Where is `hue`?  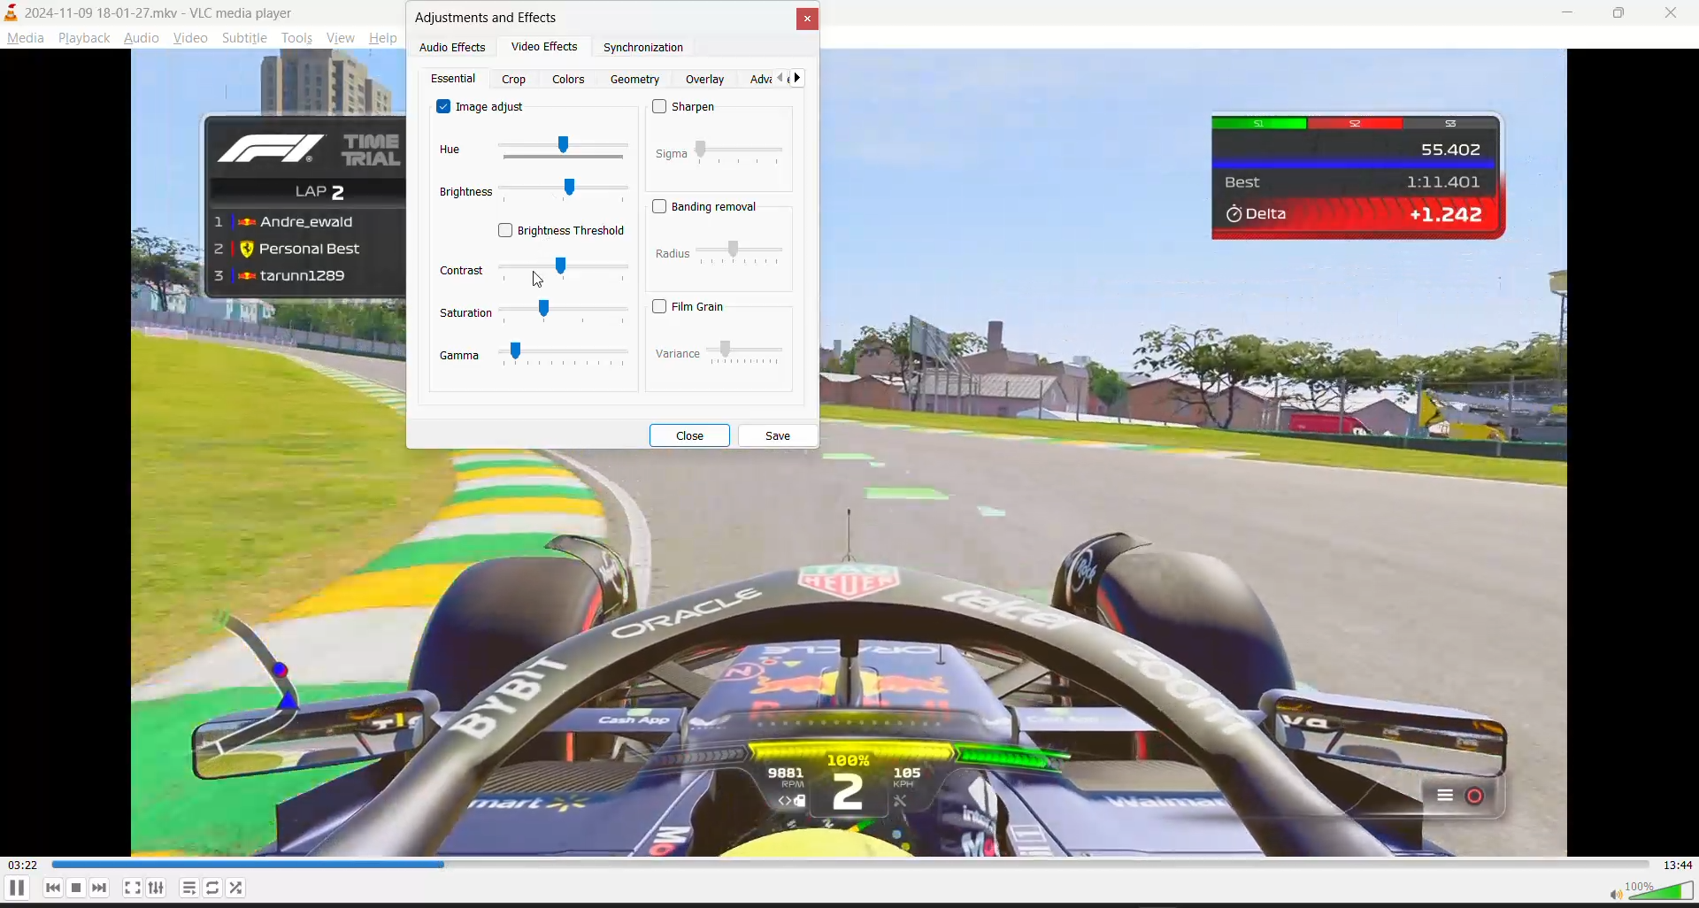
hue is located at coordinates (453, 150).